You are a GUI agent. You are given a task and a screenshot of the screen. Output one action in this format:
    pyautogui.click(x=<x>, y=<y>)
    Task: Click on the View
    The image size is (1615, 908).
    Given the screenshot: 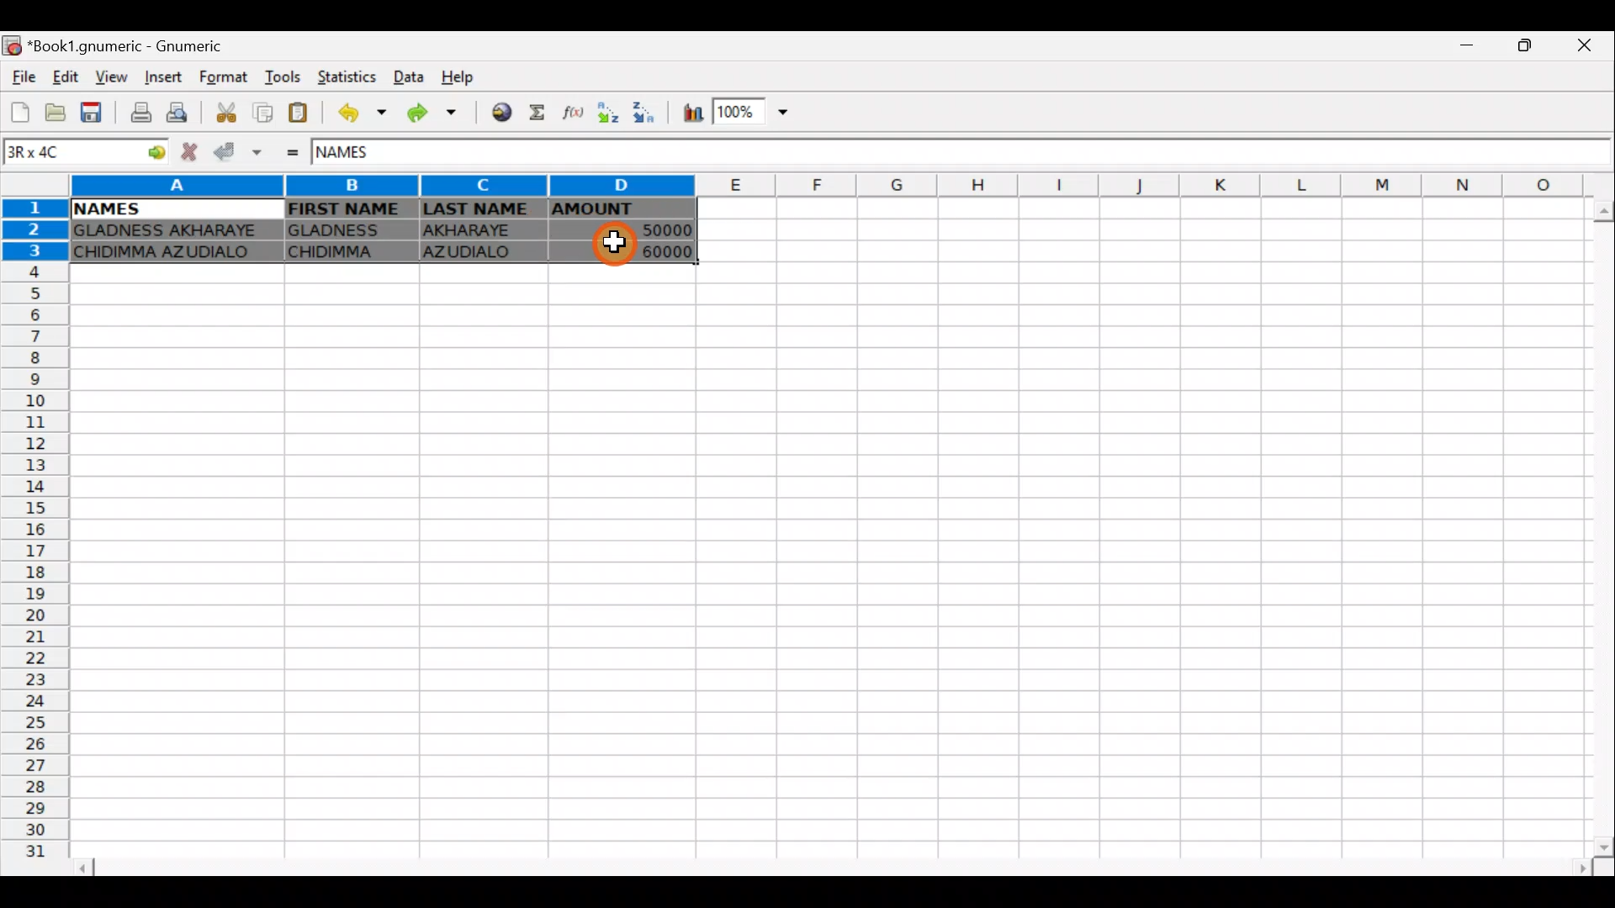 What is the action you would take?
    pyautogui.click(x=107, y=77)
    